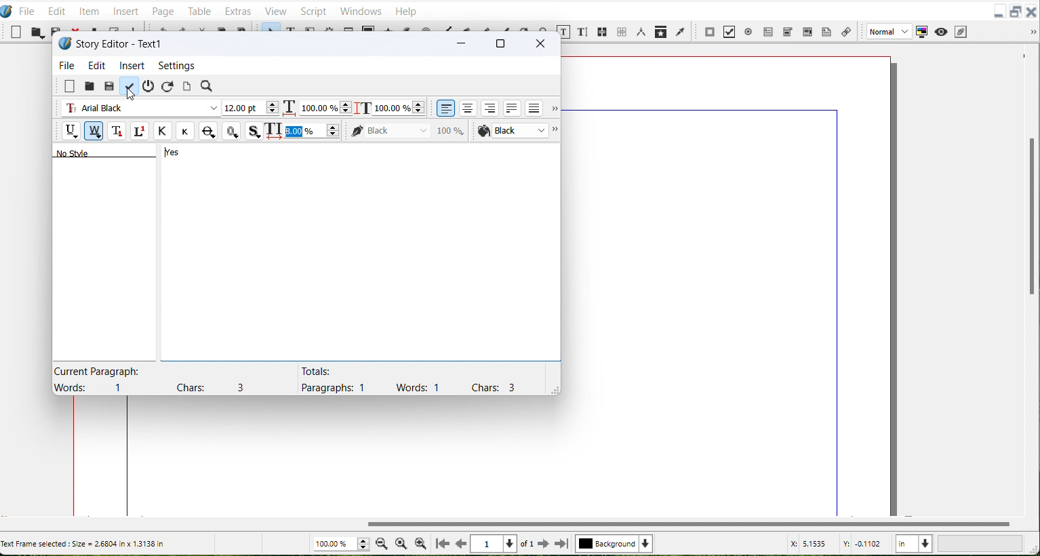 Image resolution: width=1040 pixels, height=556 pixels. Describe the element at coordinates (37, 32) in the screenshot. I see `Open` at that location.